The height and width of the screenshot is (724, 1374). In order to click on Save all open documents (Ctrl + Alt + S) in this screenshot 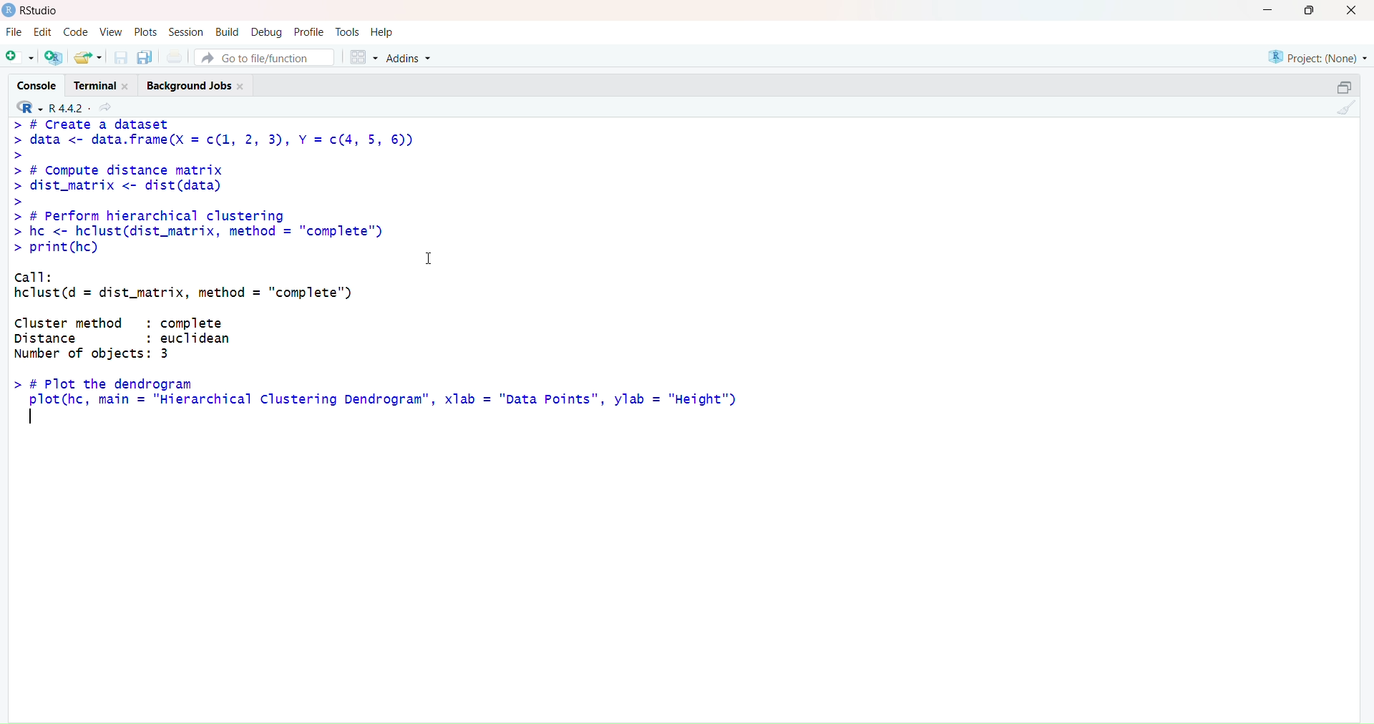, I will do `click(178, 54)`.